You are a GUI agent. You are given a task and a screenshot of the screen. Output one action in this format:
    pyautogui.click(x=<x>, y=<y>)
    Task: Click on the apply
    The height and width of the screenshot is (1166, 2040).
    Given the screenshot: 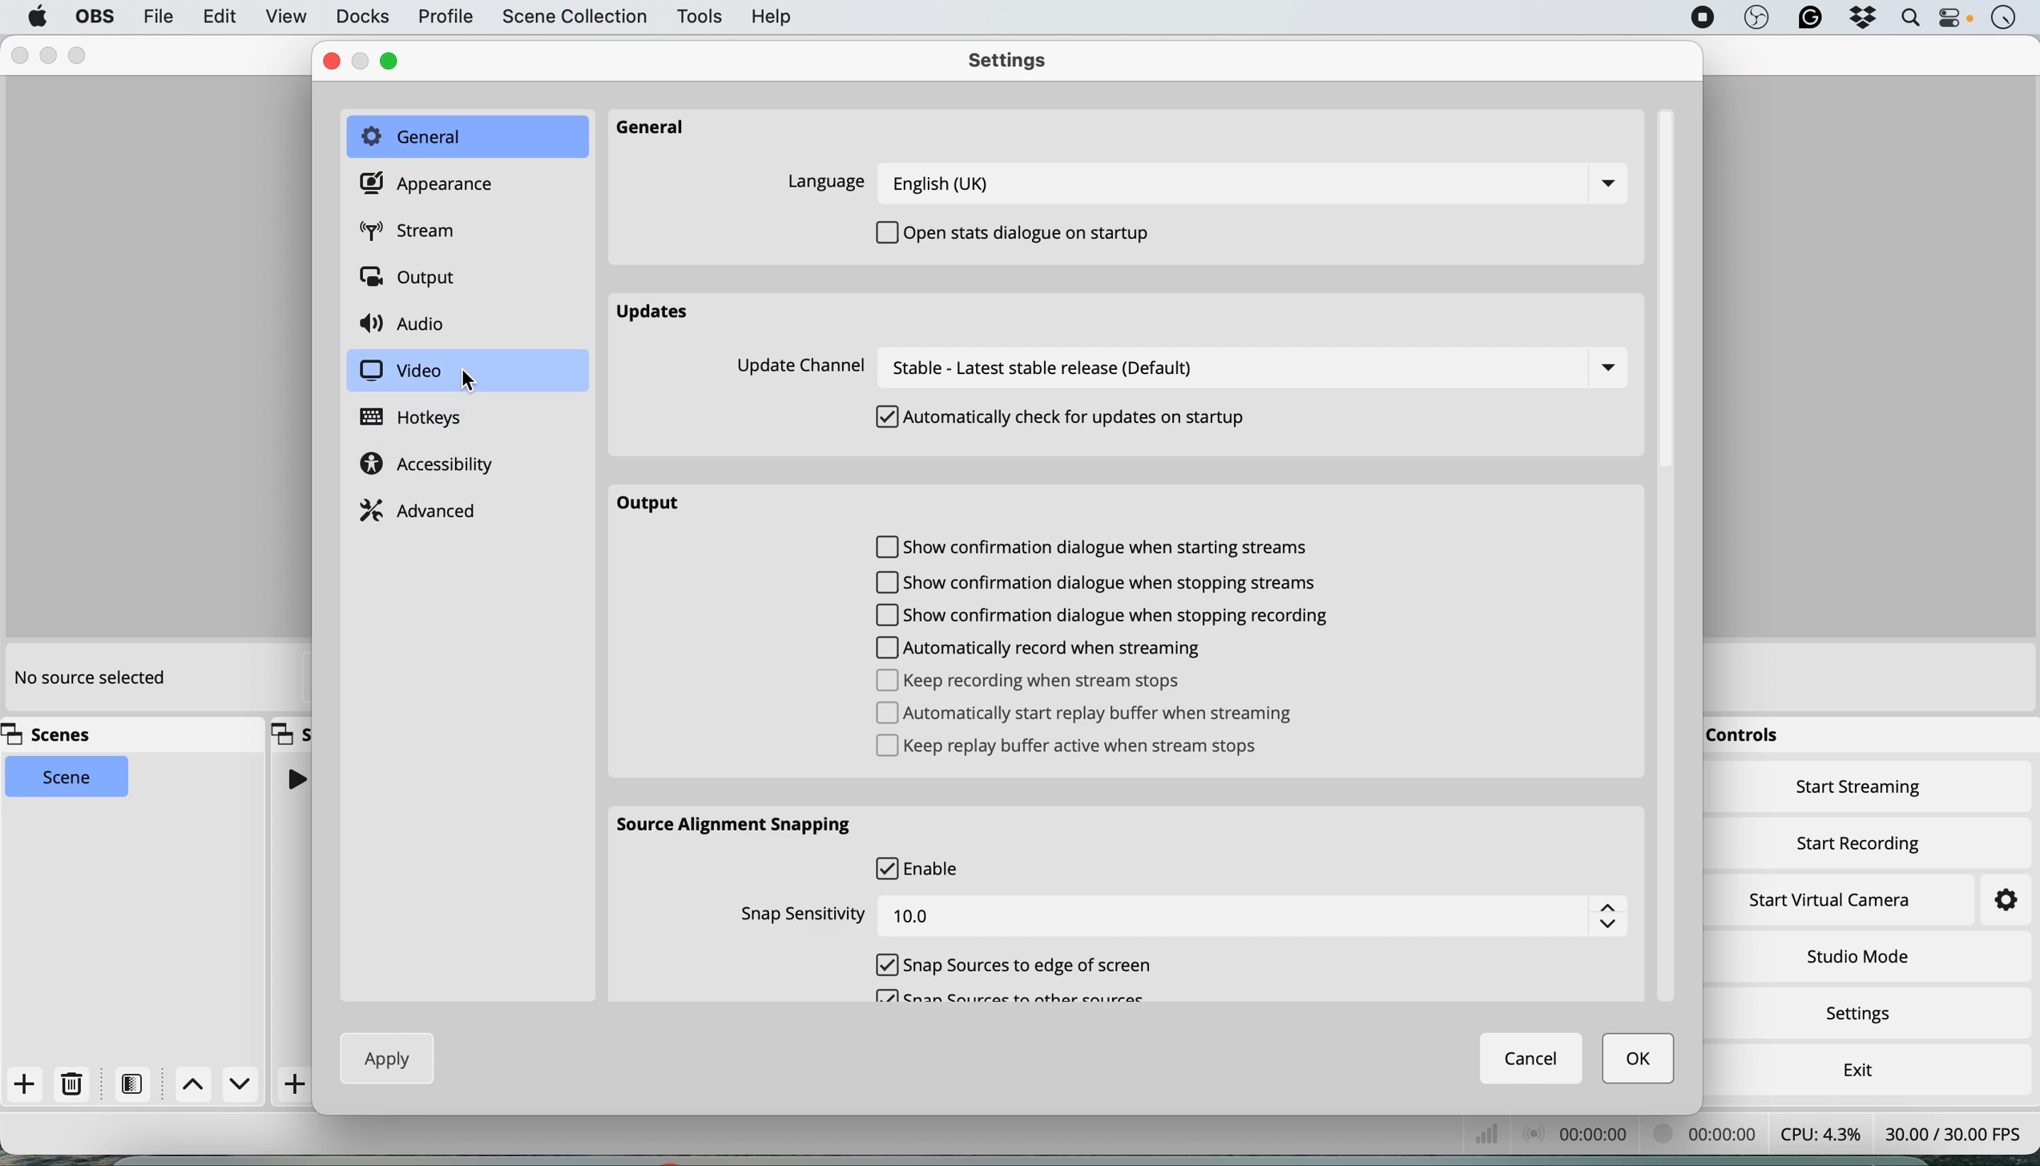 What is the action you would take?
    pyautogui.click(x=390, y=1057)
    